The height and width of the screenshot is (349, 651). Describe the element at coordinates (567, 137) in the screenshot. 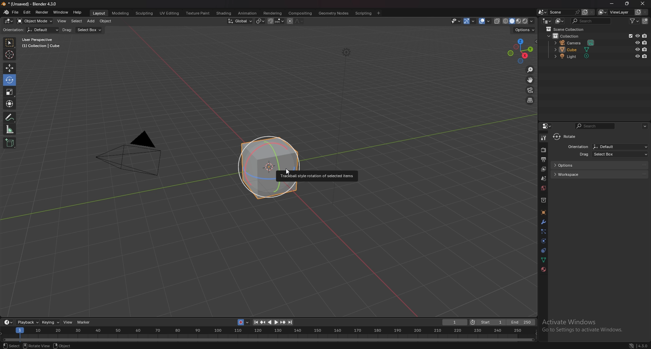

I see `rotate` at that location.